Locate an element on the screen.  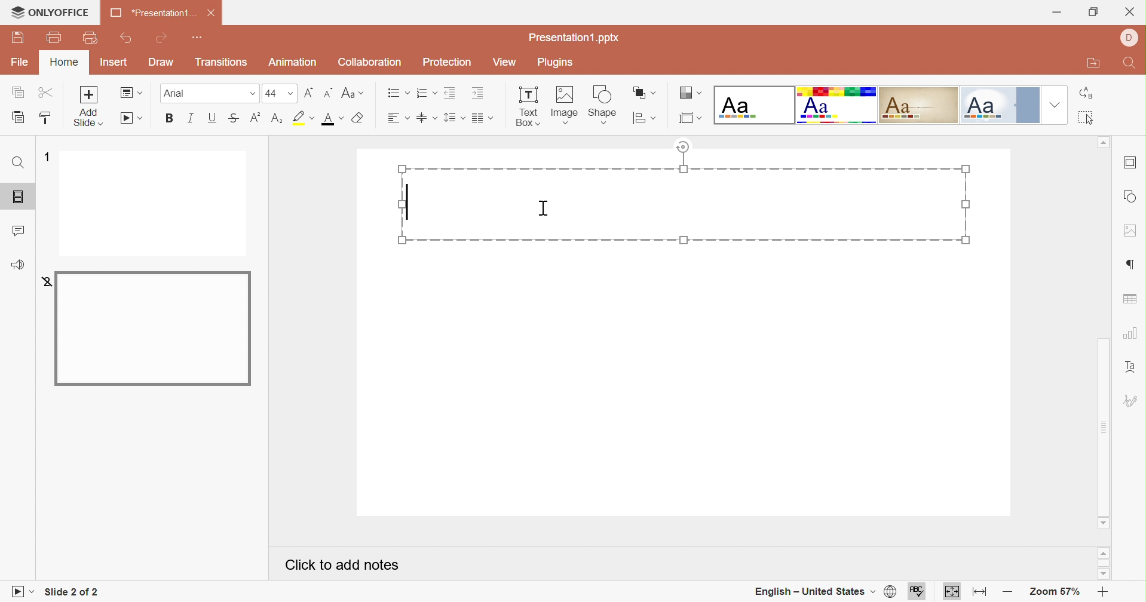
Font color is located at coordinates (332, 120).